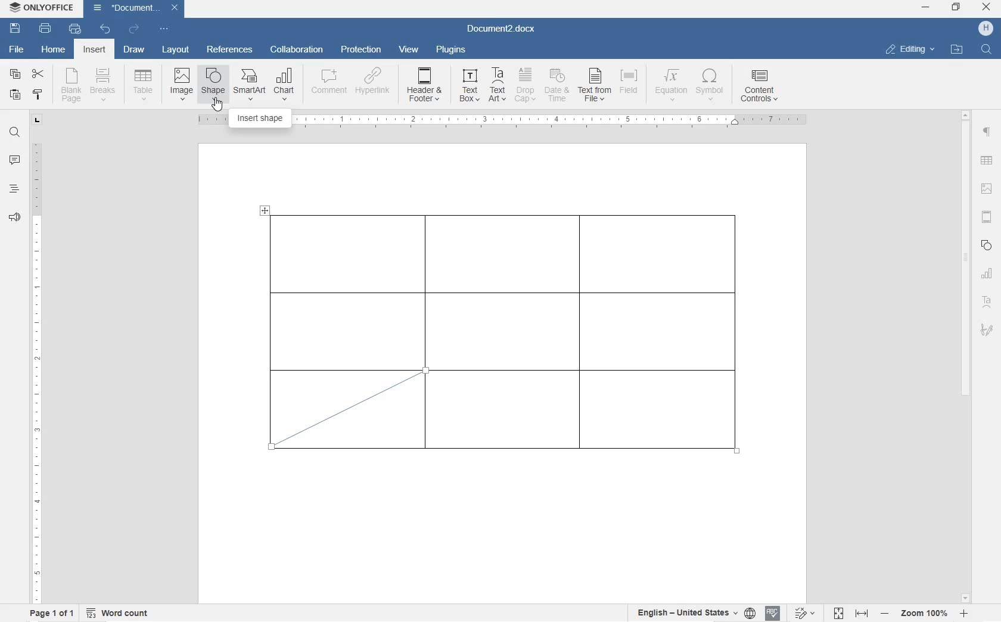 Image resolution: width=1001 pixels, height=622 pixels. Describe the element at coordinates (43, 8) in the screenshot. I see `ONLYOFFICE` at that location.